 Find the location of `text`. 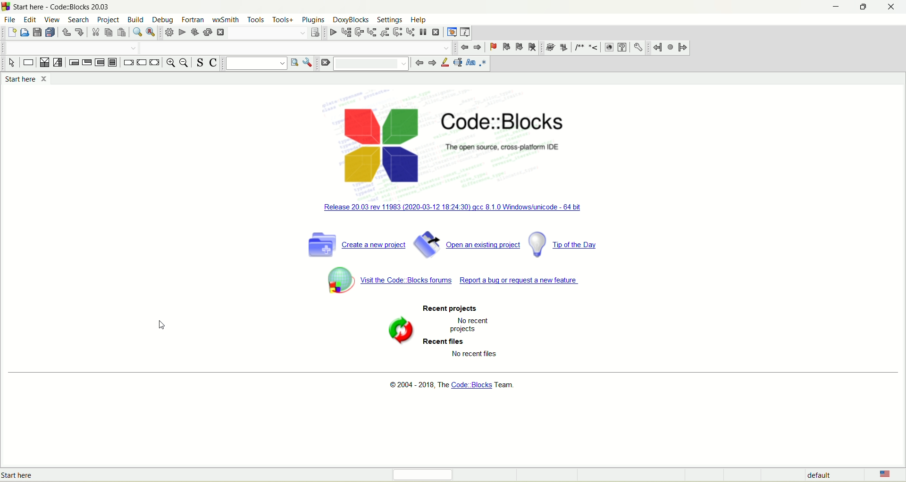

text is located at coordinates (507, 149).